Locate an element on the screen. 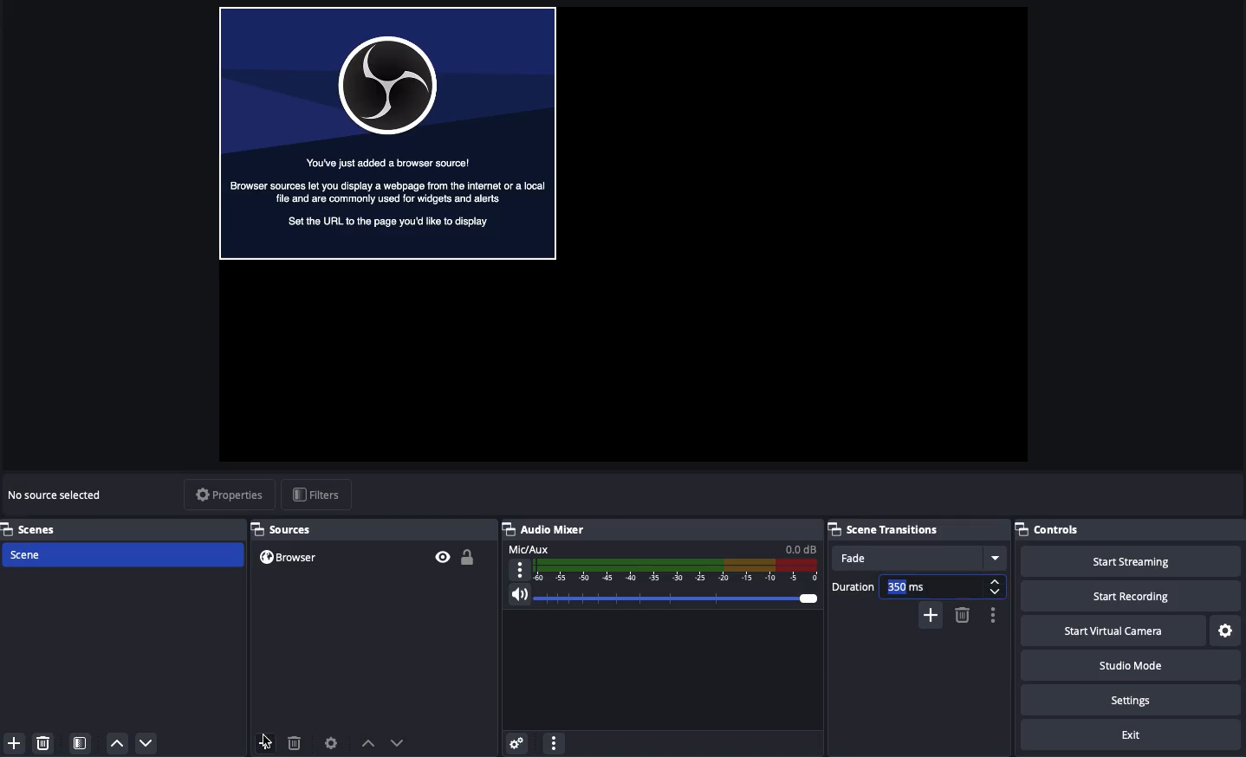 This screenshot has height=757, width=1246. Mic/aux is located at coordinates (661, 564).